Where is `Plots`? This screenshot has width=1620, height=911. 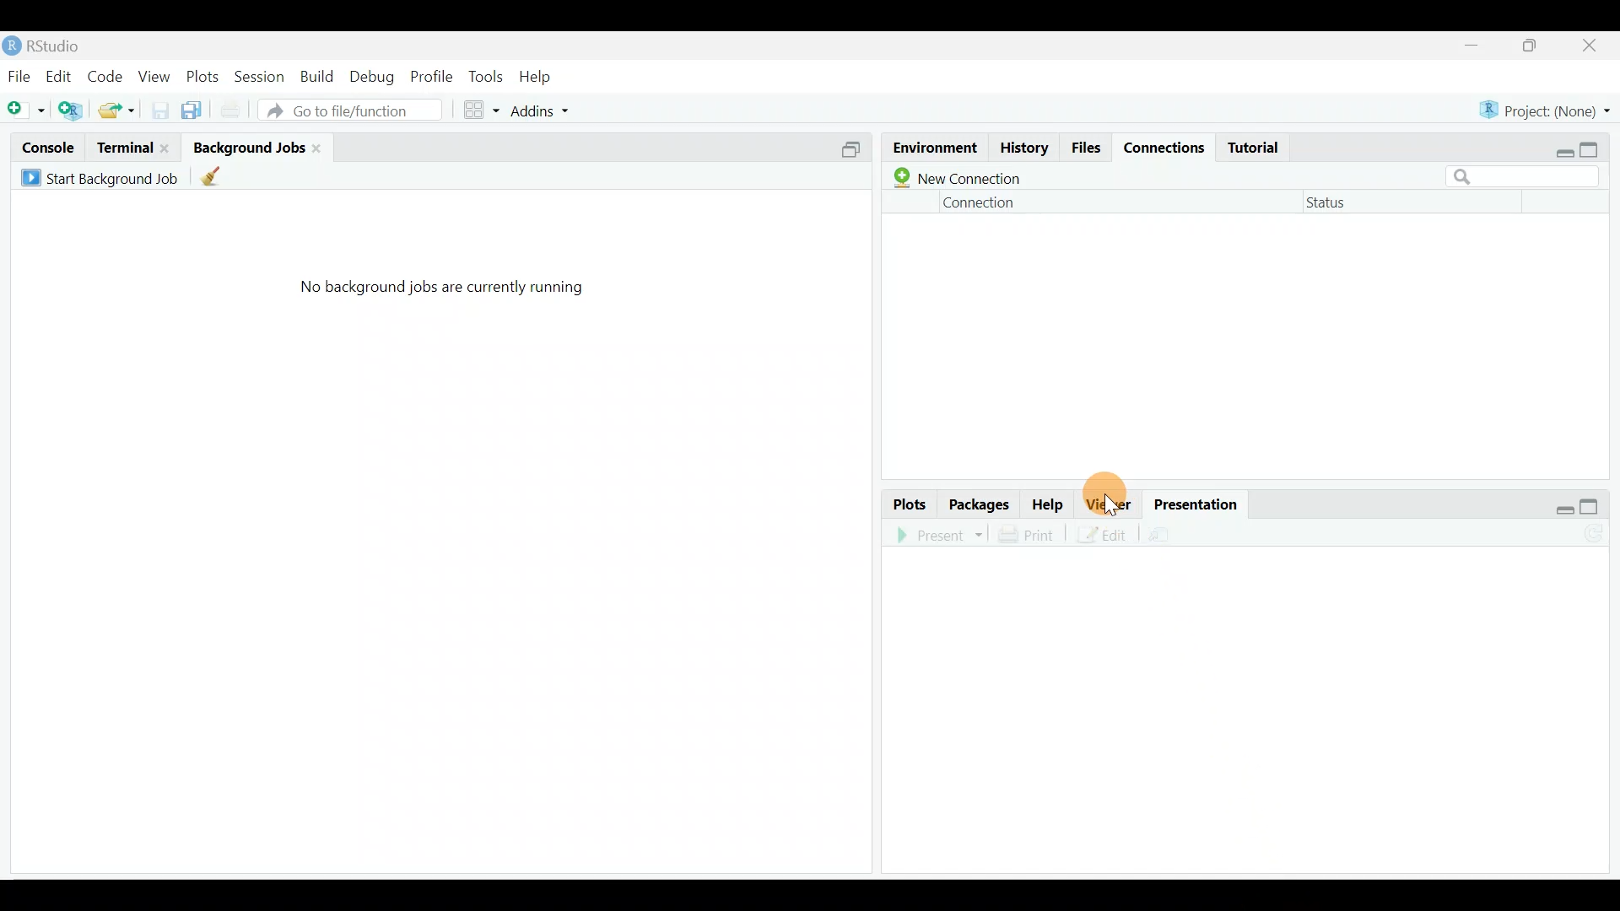
Plots is located at coordinates (908, 503).